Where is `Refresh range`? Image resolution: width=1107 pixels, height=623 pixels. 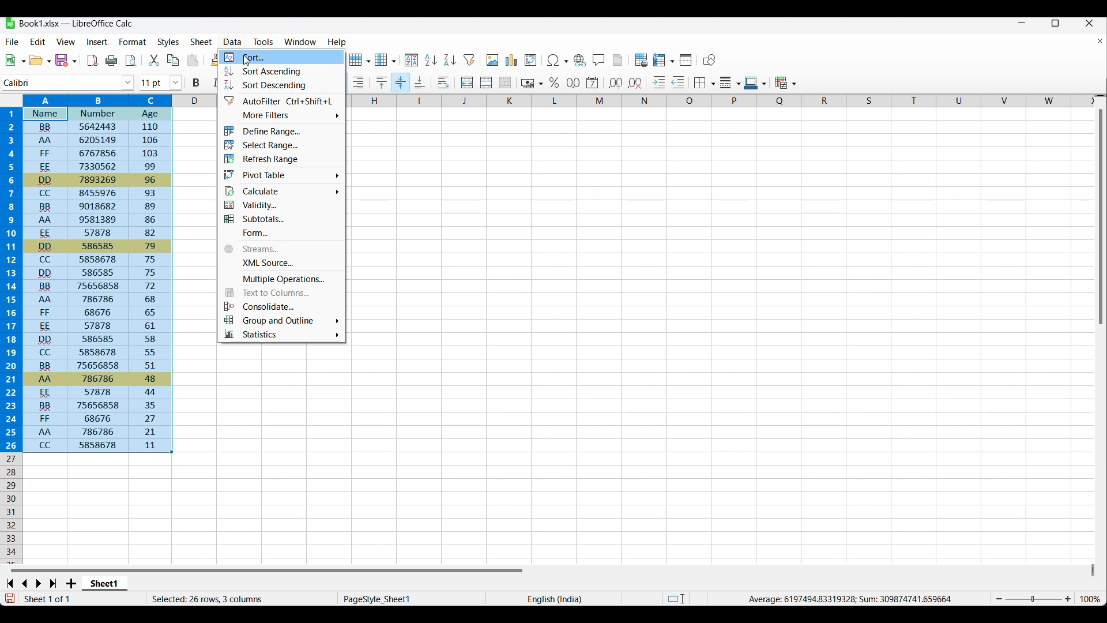 Refresh range is located at coordinates (281, 159).